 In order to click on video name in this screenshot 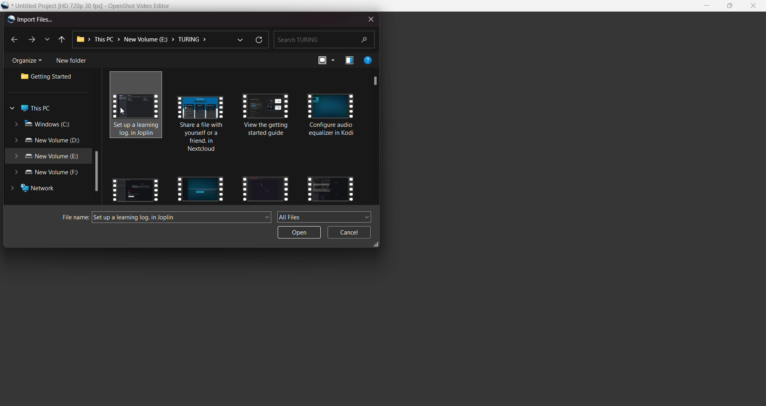, I will do `click(135, 218)`.